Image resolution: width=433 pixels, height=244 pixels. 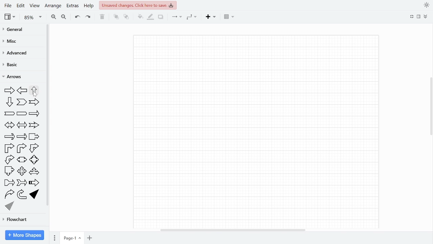 I want to click on Basic, so click(x=15, y=64).